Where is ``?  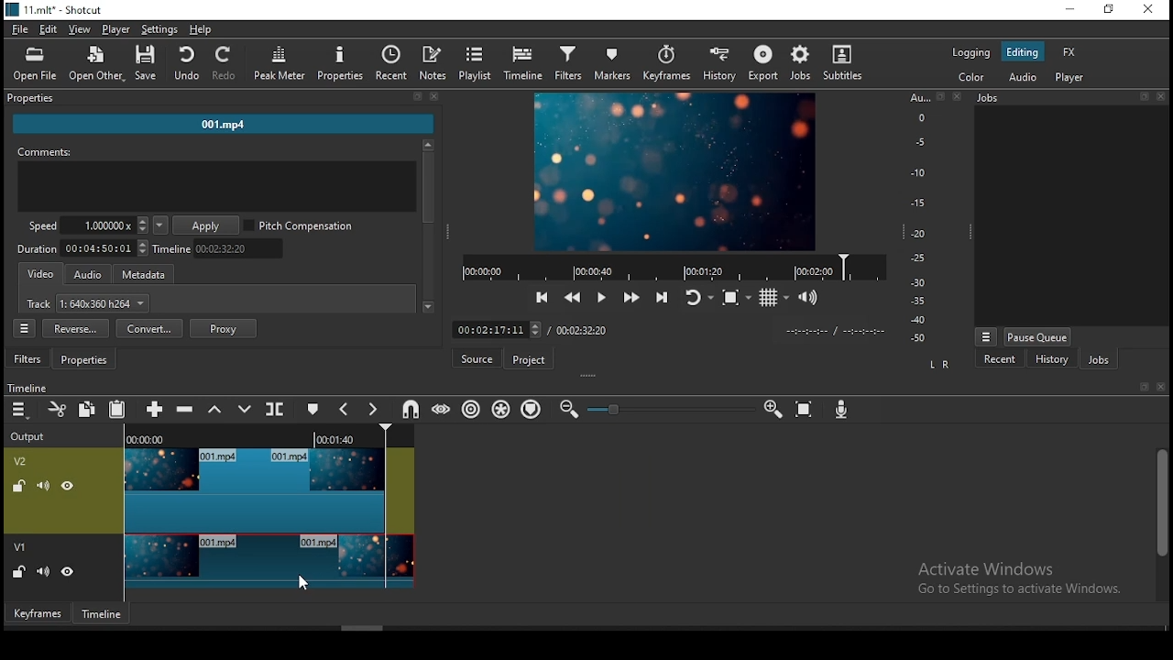
 is located at coordinates (27, 386).